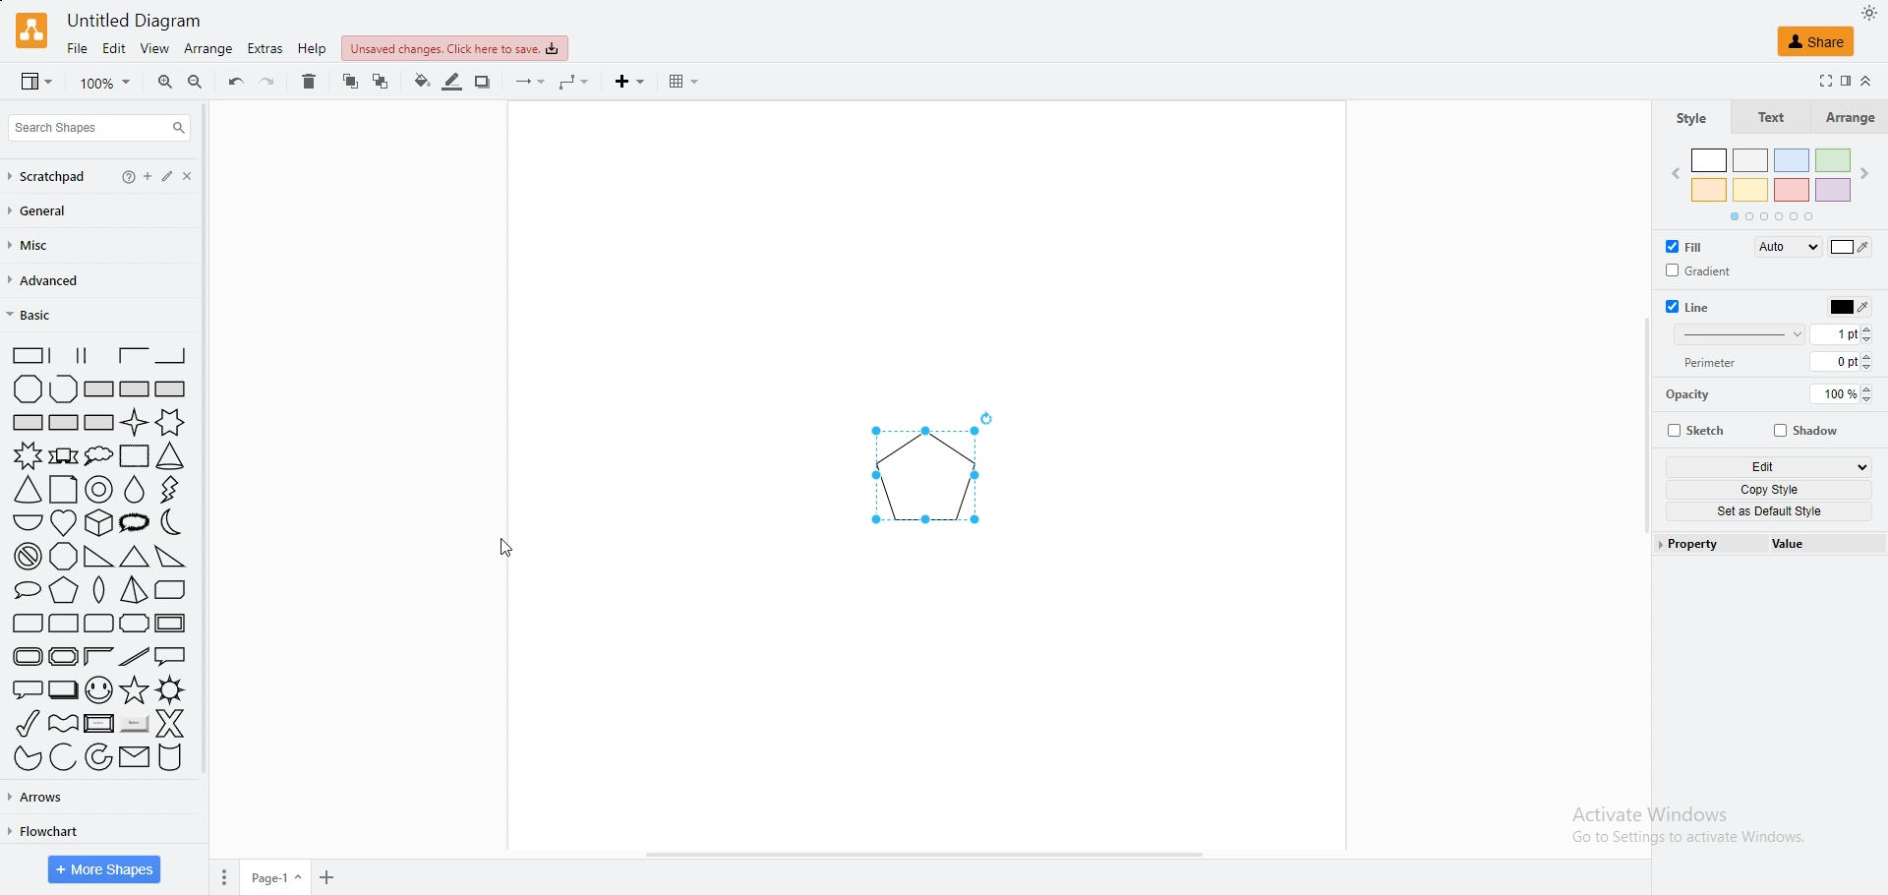 The width and height of the screenshot is (1888, 895). What do you see at coordinates (1816, 40) in the screenshot?
I see `share button` at bounding box center [1816, 40].